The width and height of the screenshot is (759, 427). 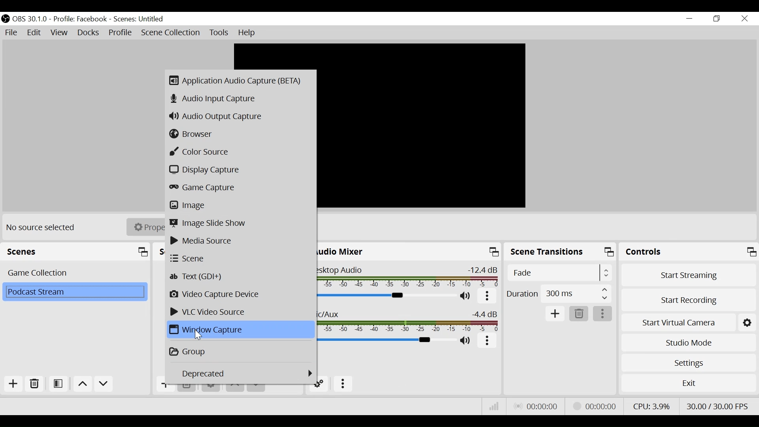 I want to click on Move up, so click(x=82, y=384).